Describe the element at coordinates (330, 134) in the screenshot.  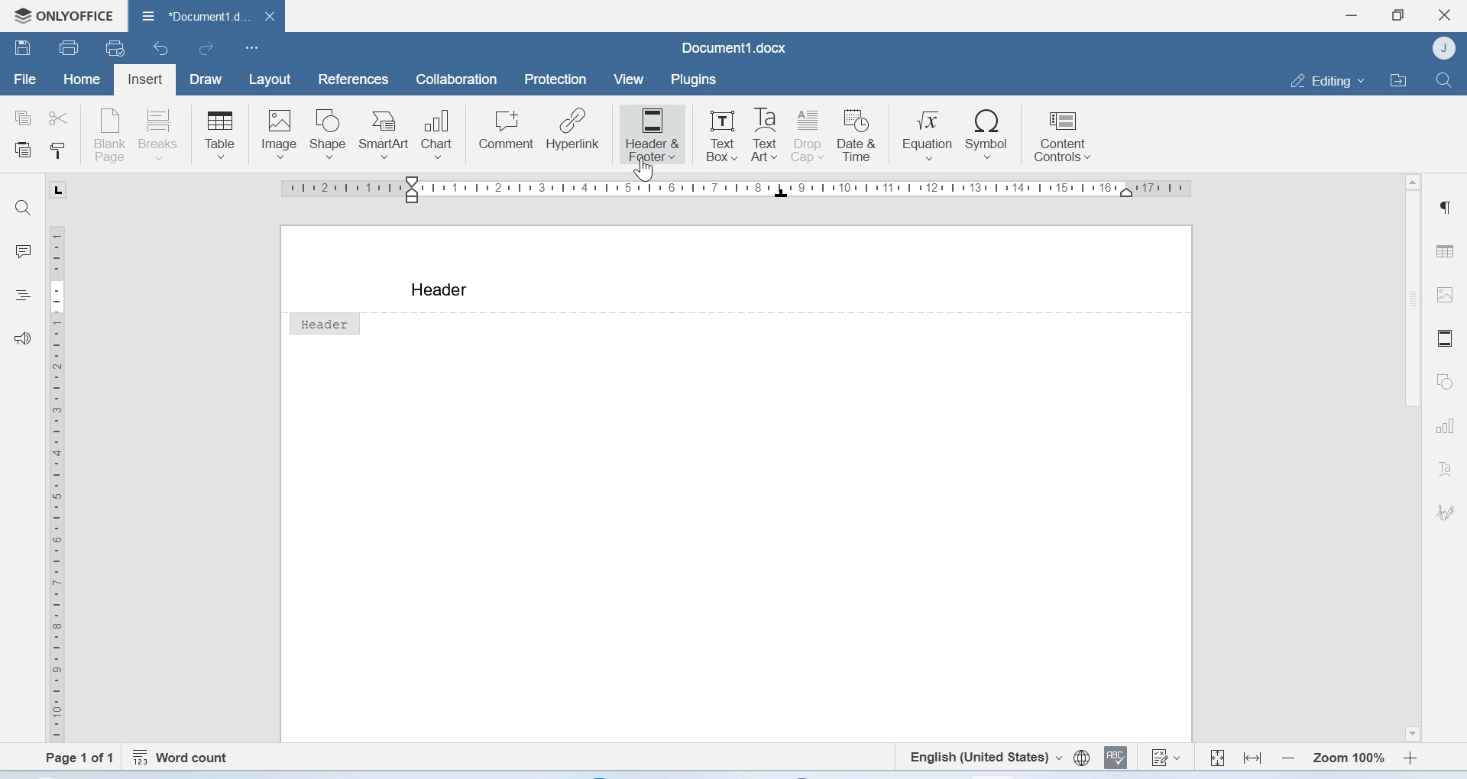
I see `Shape` at that location.